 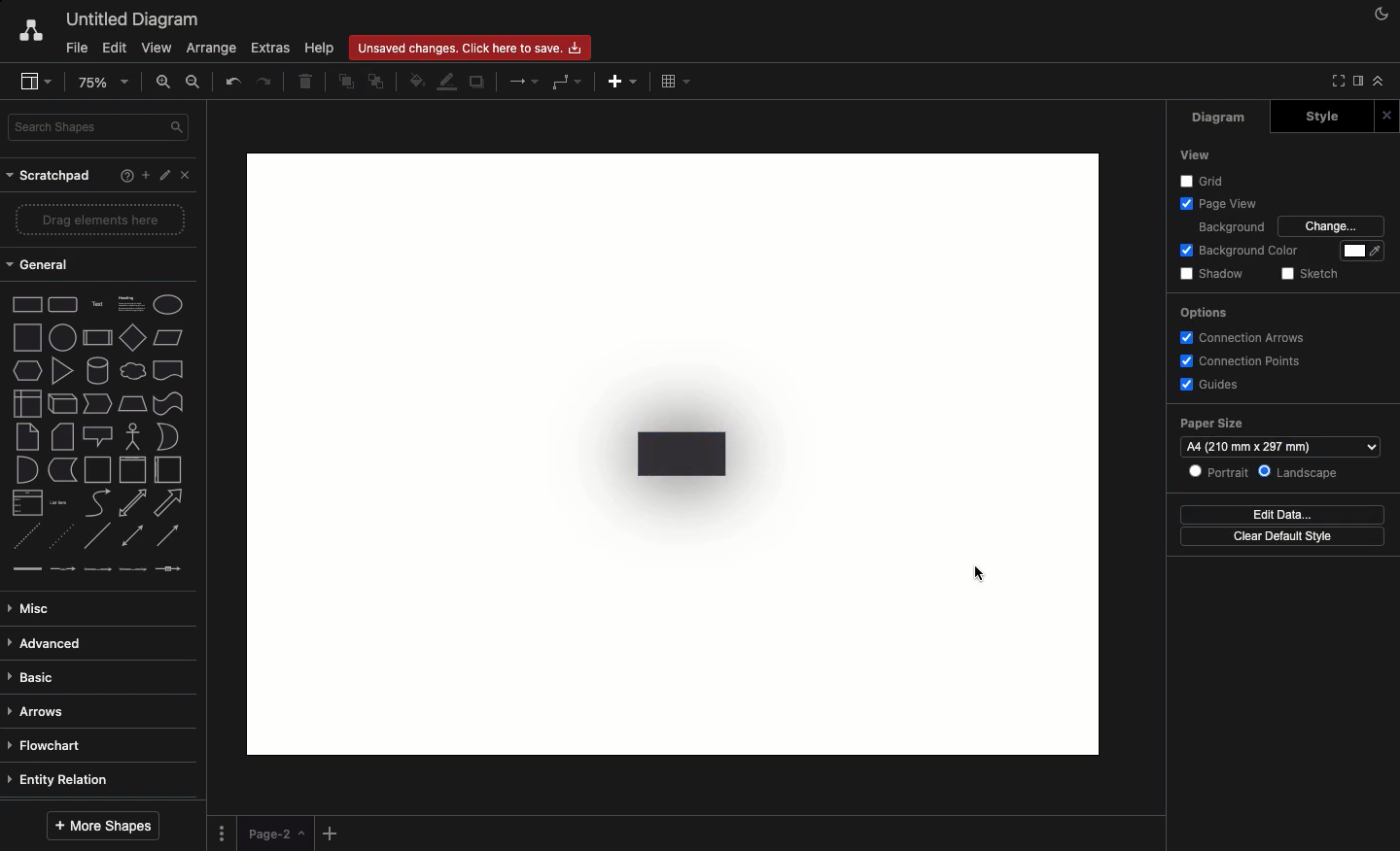 What do you see at coordinates (60, 781) in the screenshot?
I see `Entity relation` at bounding box center [60, 781].